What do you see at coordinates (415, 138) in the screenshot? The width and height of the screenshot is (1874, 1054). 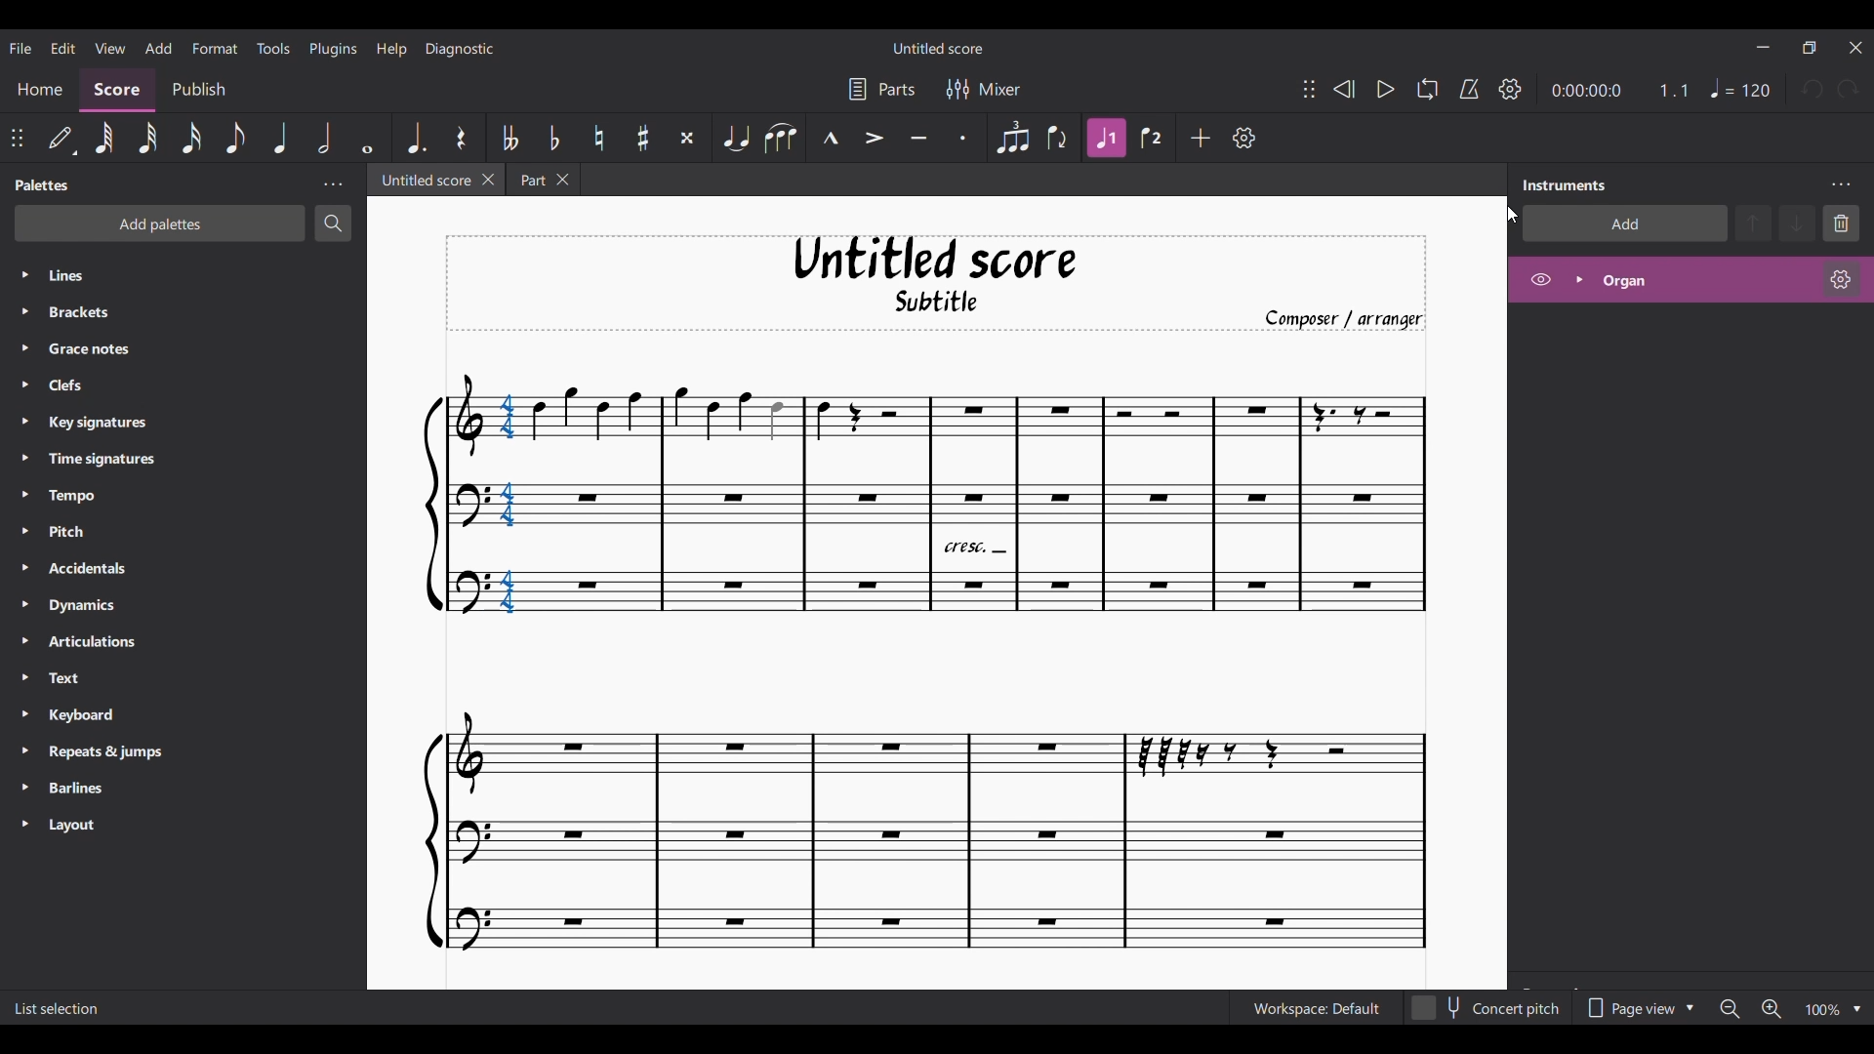 I see `Augmentation dot` at bounding box center [415, 138].